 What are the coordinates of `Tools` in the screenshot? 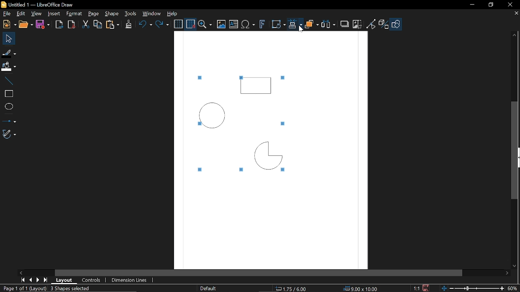 It's located at (131, 14).